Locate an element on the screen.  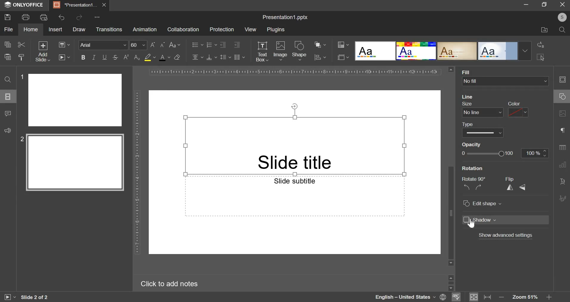
plugins is located at coordinates (276, 30).